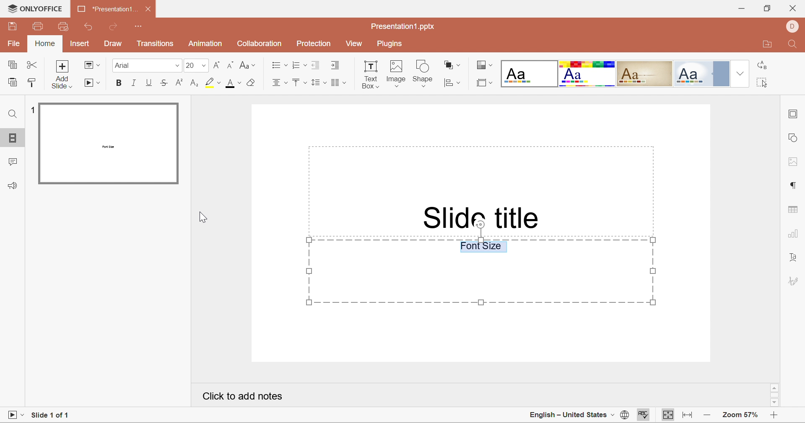 This screenshot has height=423, width=805. Describe the element at coordinates (298, 65) in the screenshot. I see `Numbering` at that location.